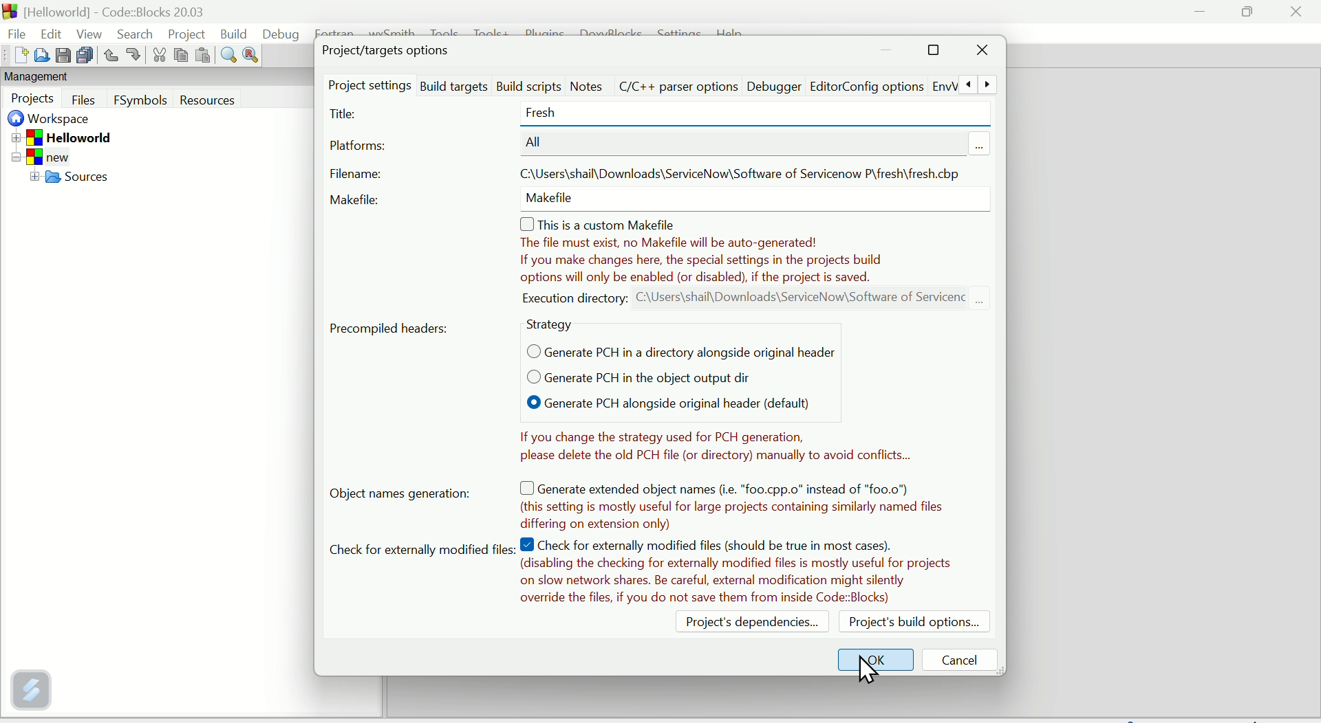 The height and width of the screenshot is (723, 1321). I want to click on  Generate BCH alongside original header, so click(652, 404).